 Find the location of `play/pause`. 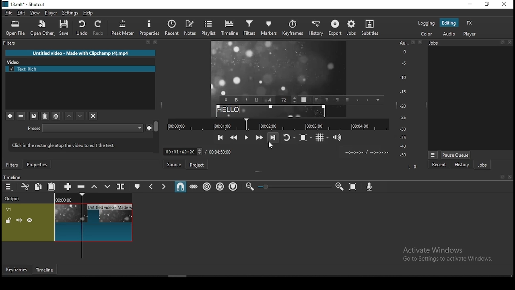

play/pause is located at coordinates (247, 138).